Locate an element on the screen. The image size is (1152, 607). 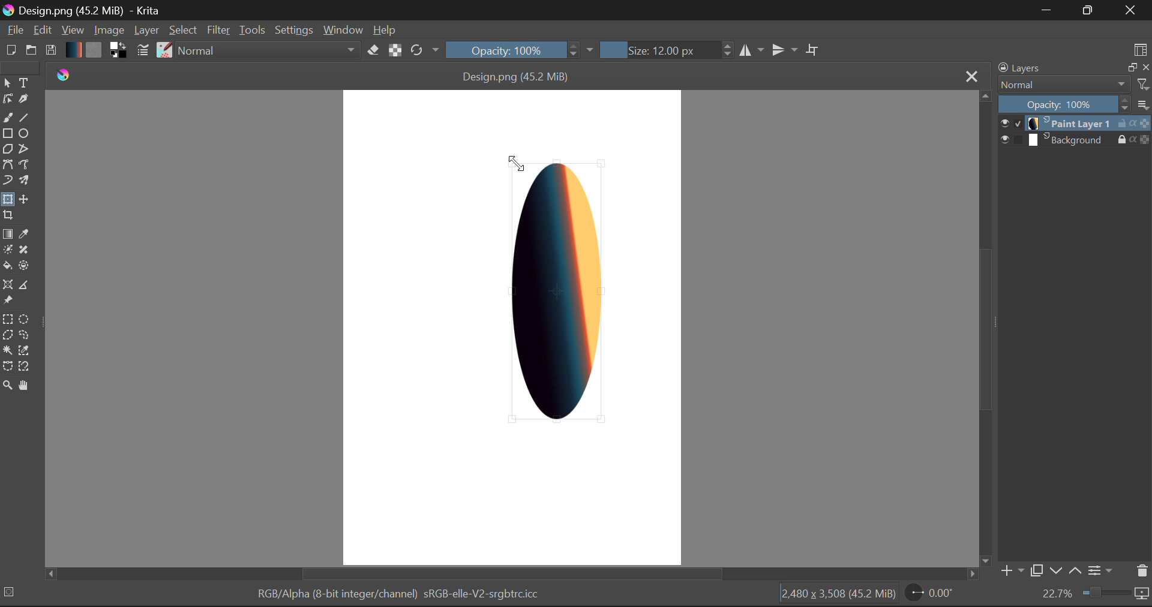
Crop is located at coordinates (8, 217).